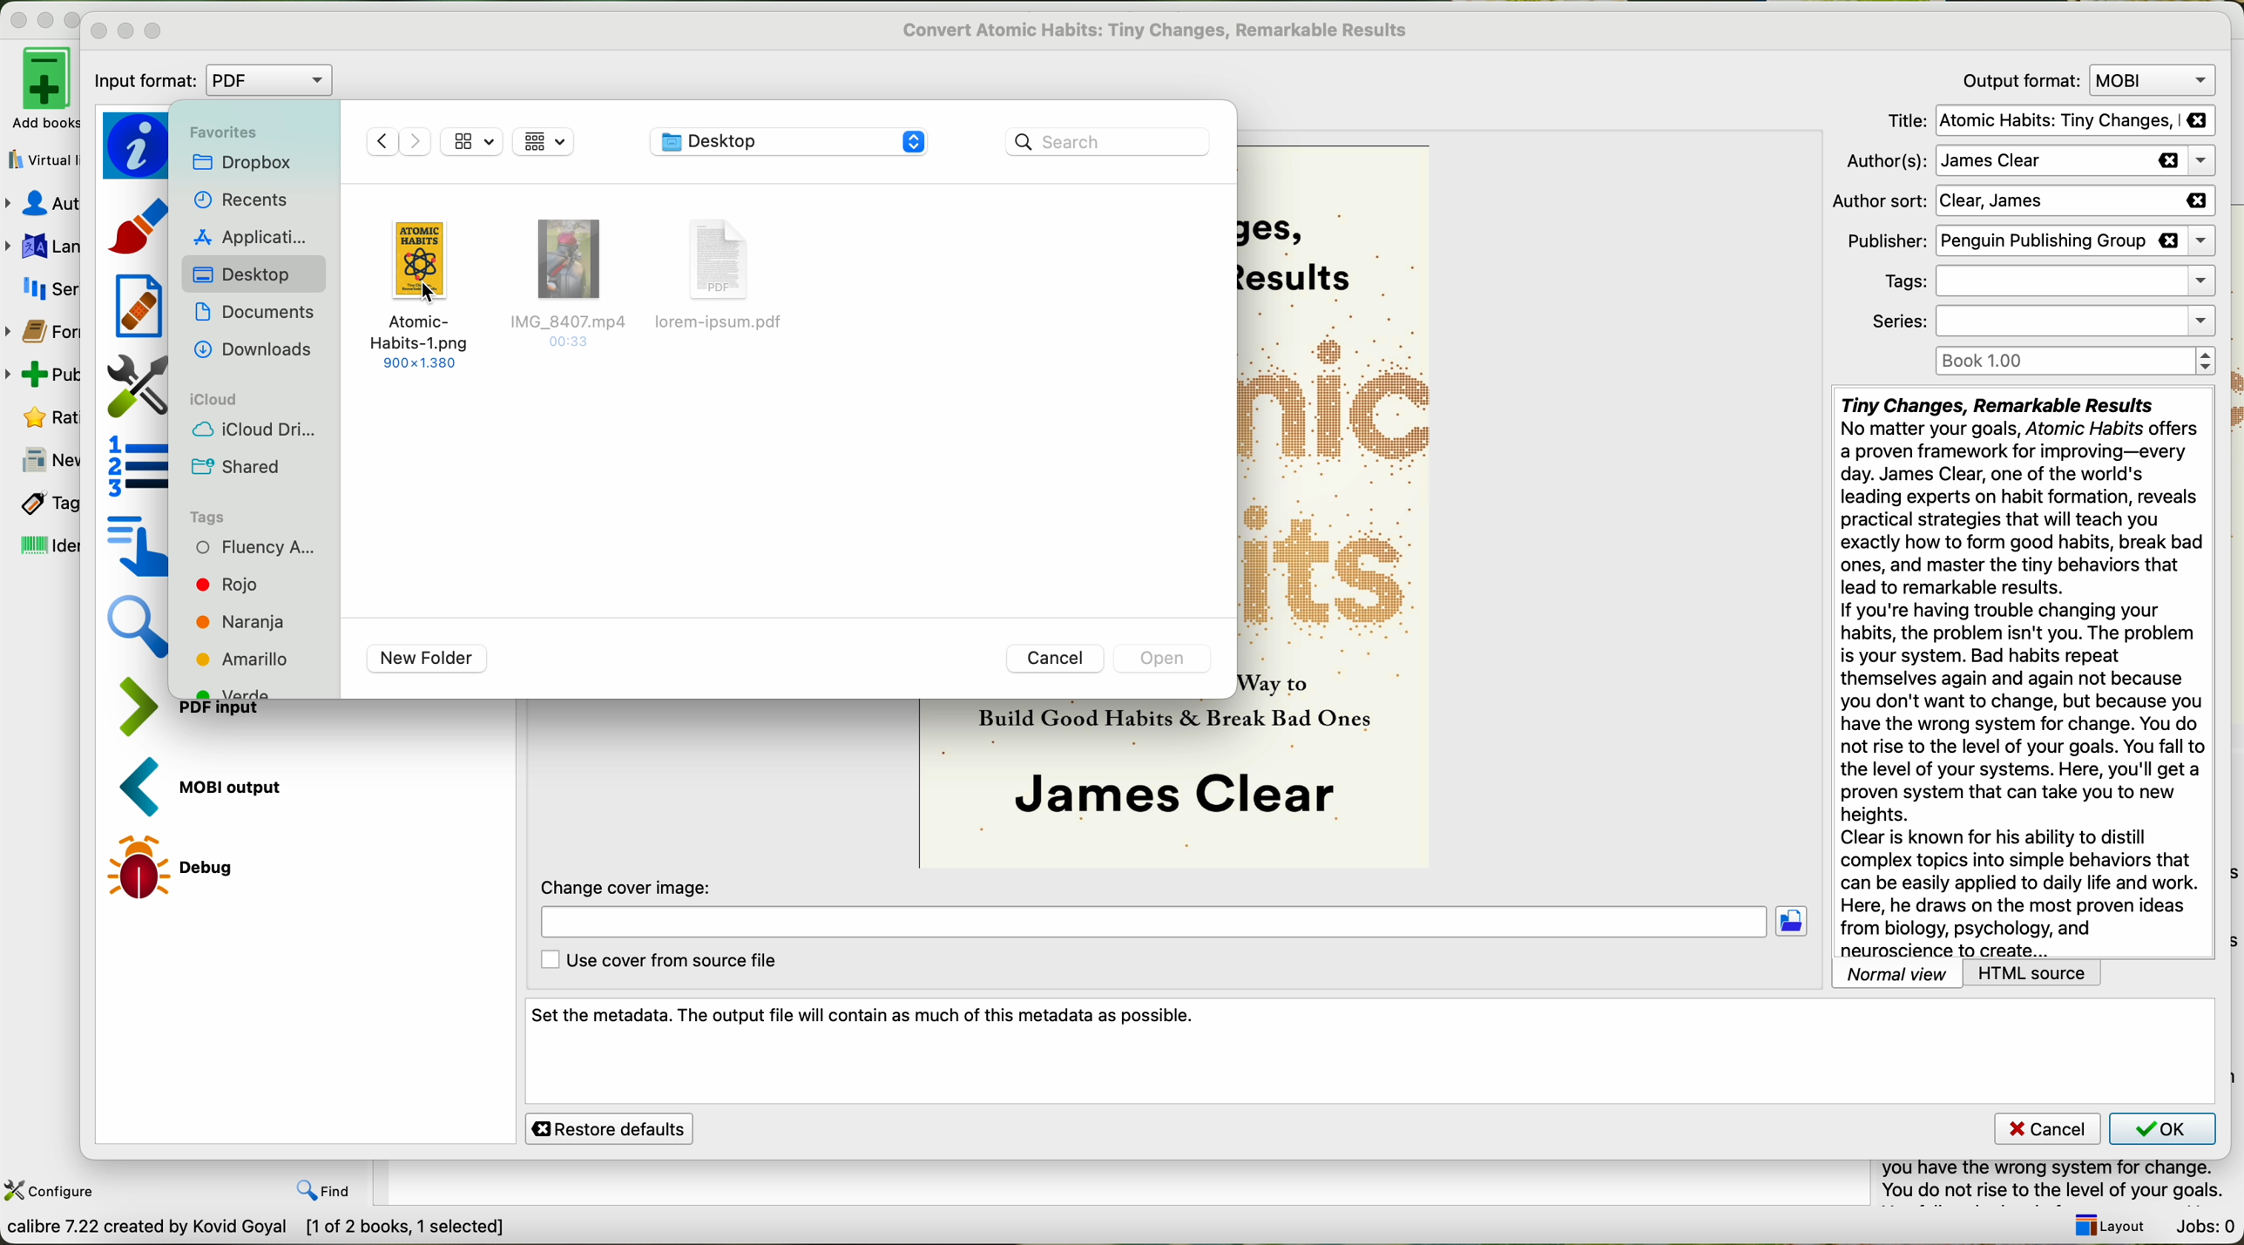  Describe the element at coordinates (240, 624) in the screenshot. I see `orange tag` at that location.